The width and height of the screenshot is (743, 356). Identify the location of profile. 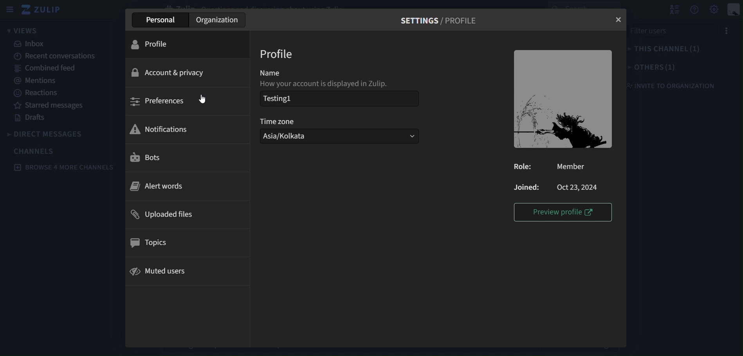
(189, 44).